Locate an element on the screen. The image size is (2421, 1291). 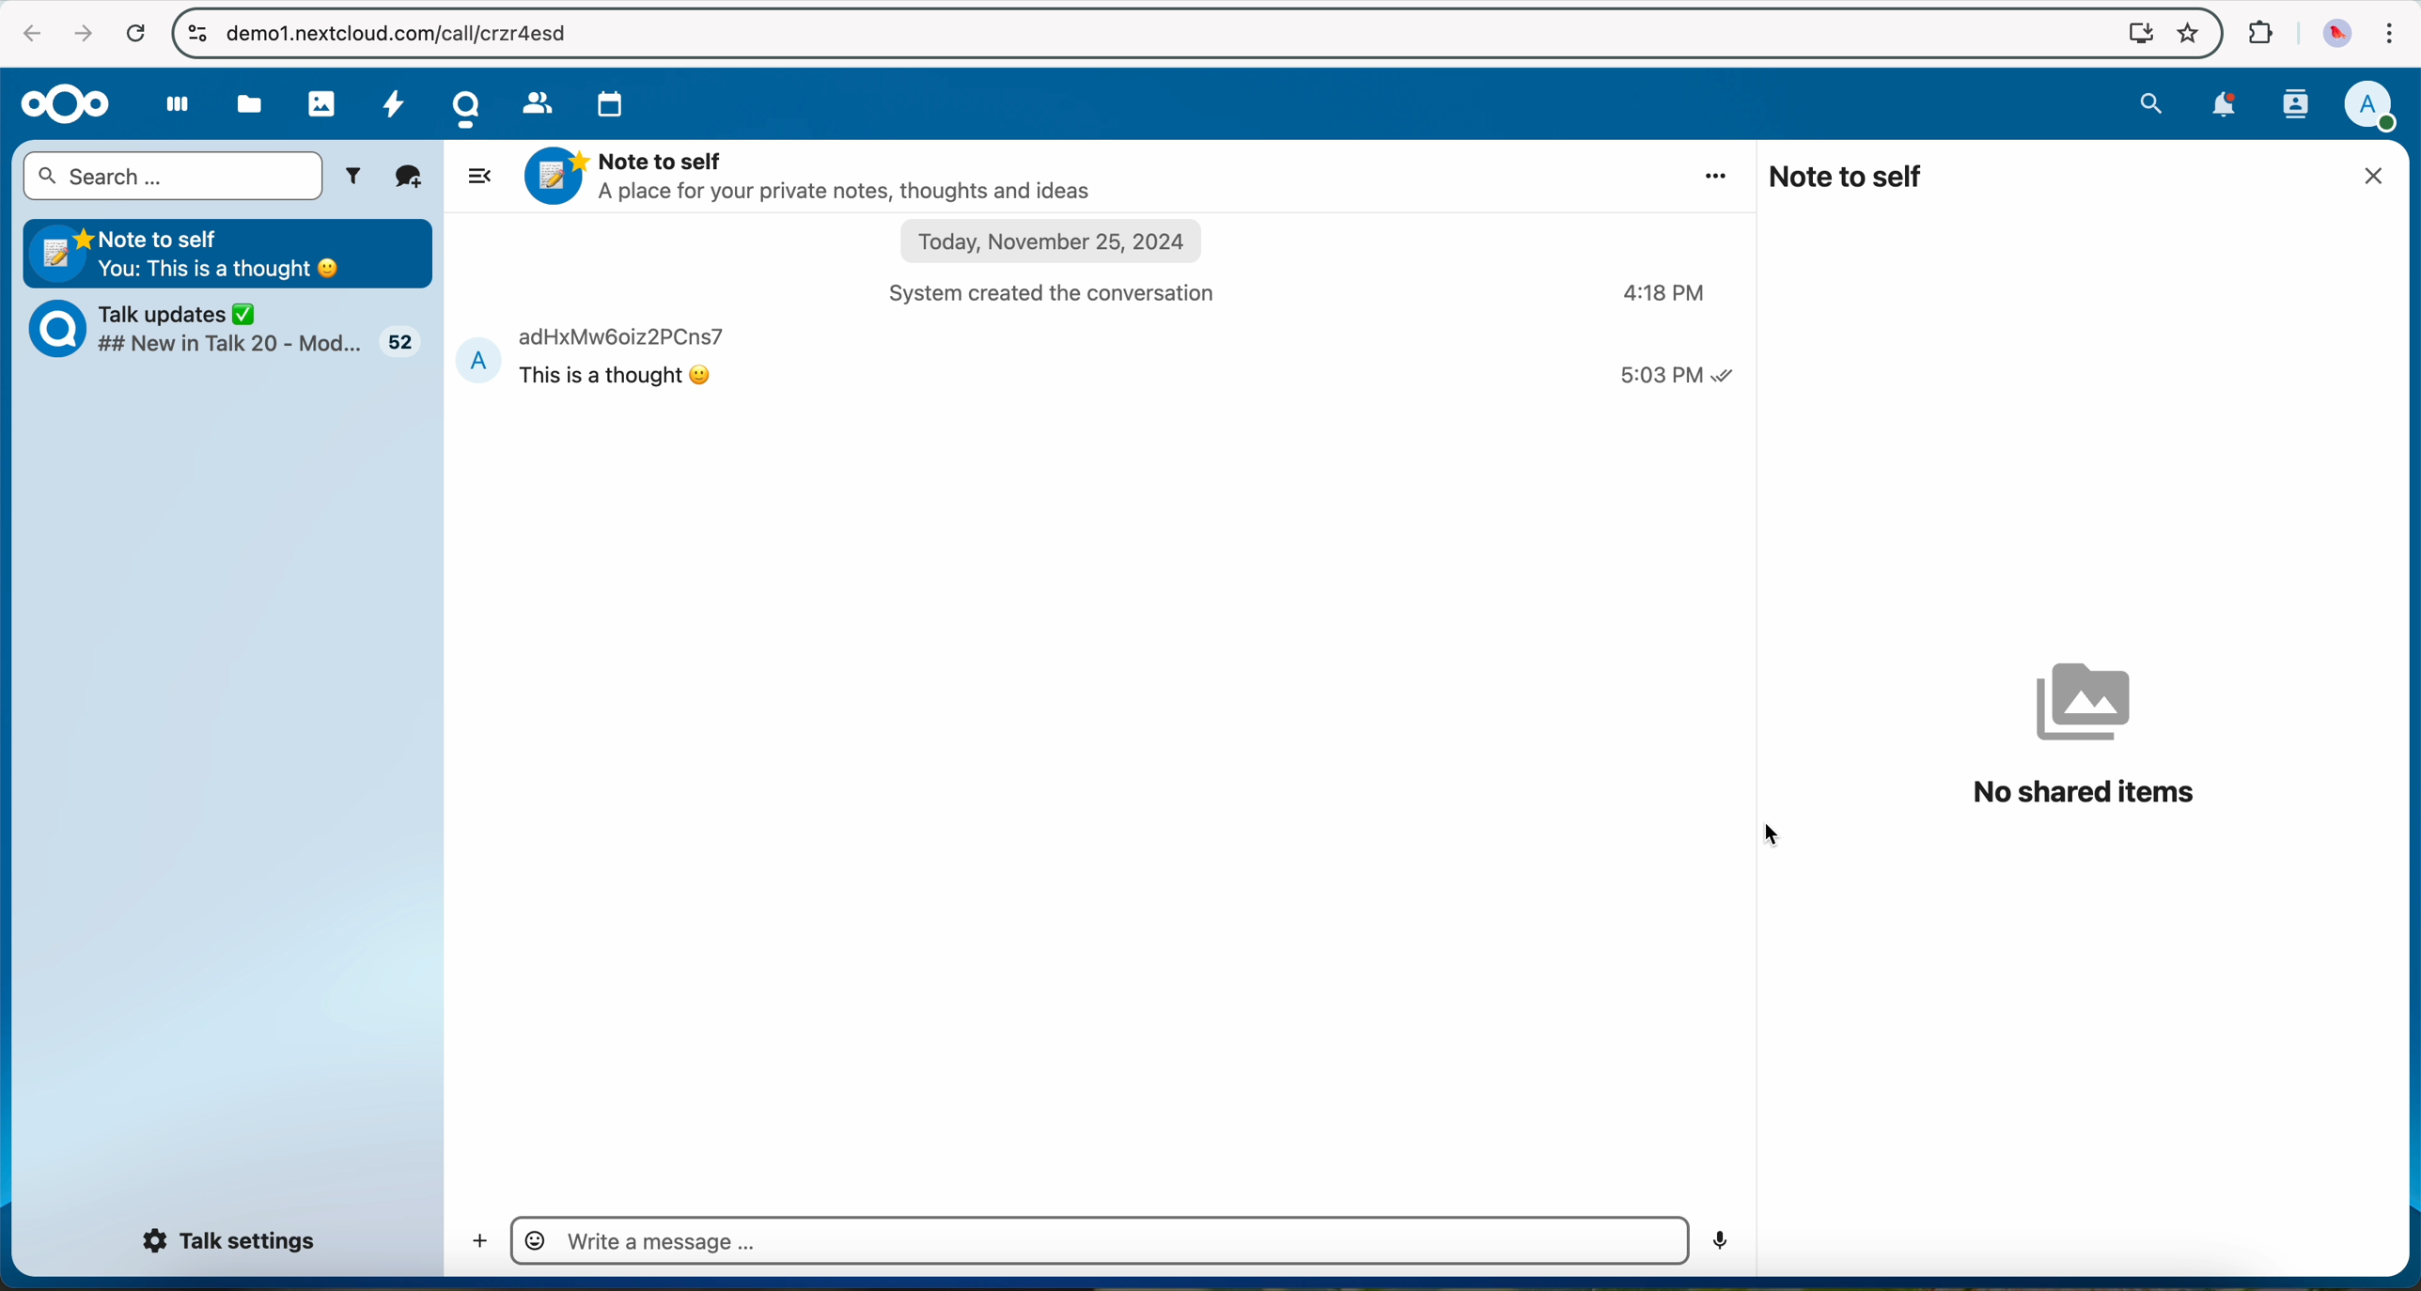
customize and control Google Chrome is located at coordinates (2391, 33).